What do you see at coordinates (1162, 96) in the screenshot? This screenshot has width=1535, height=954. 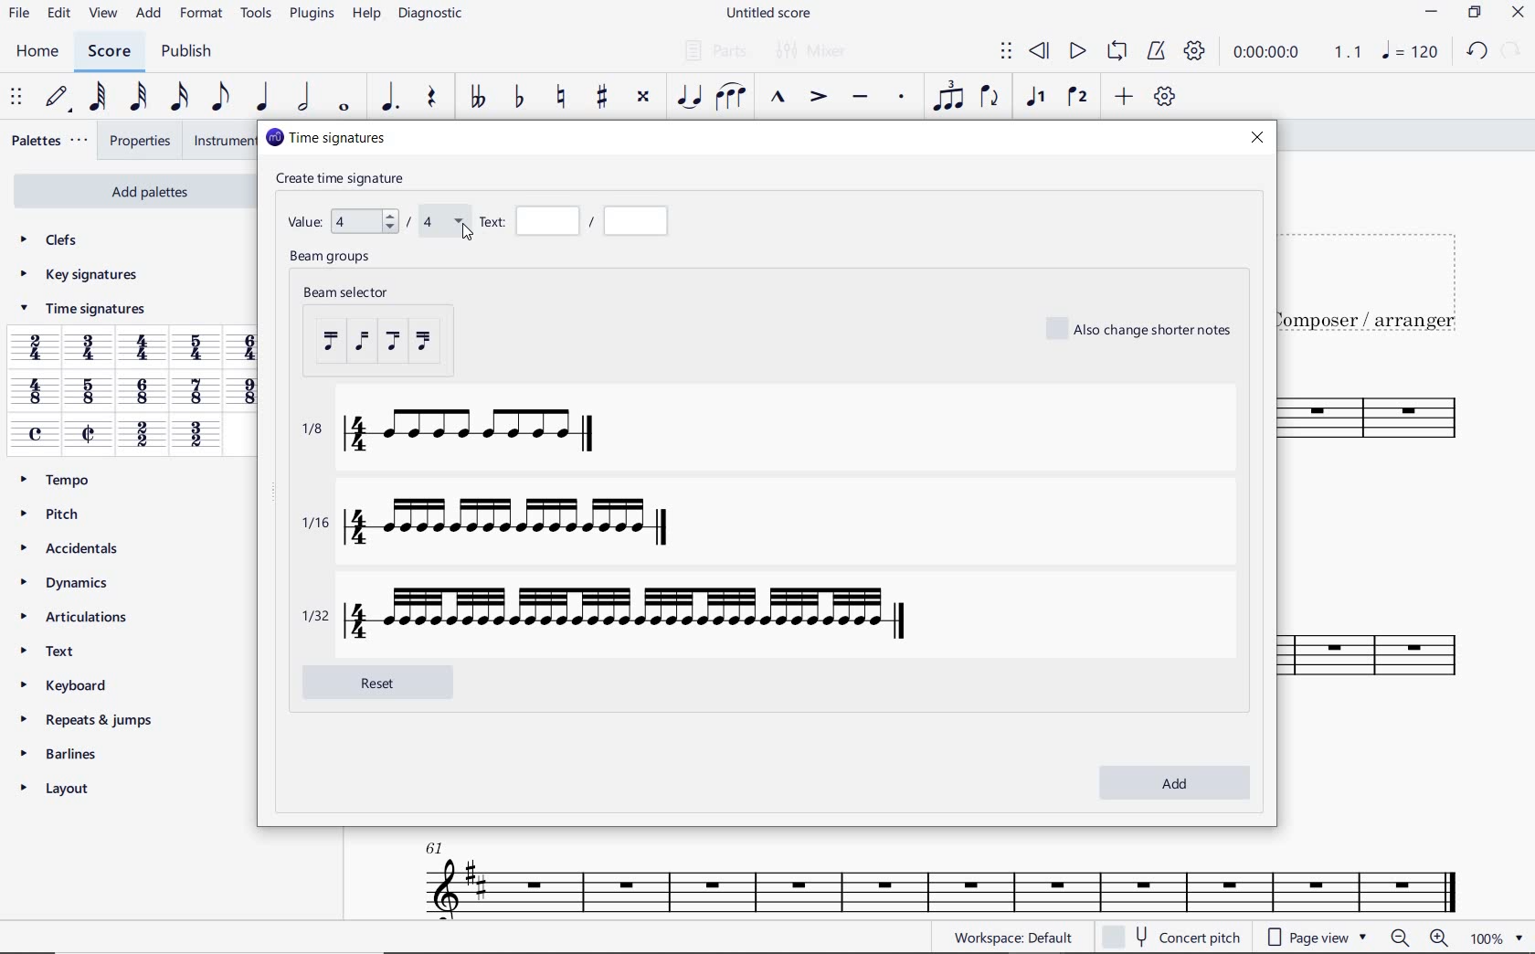 I see `CUSTOMIZE TOOLBAR` at bounding box center [1162, 96].